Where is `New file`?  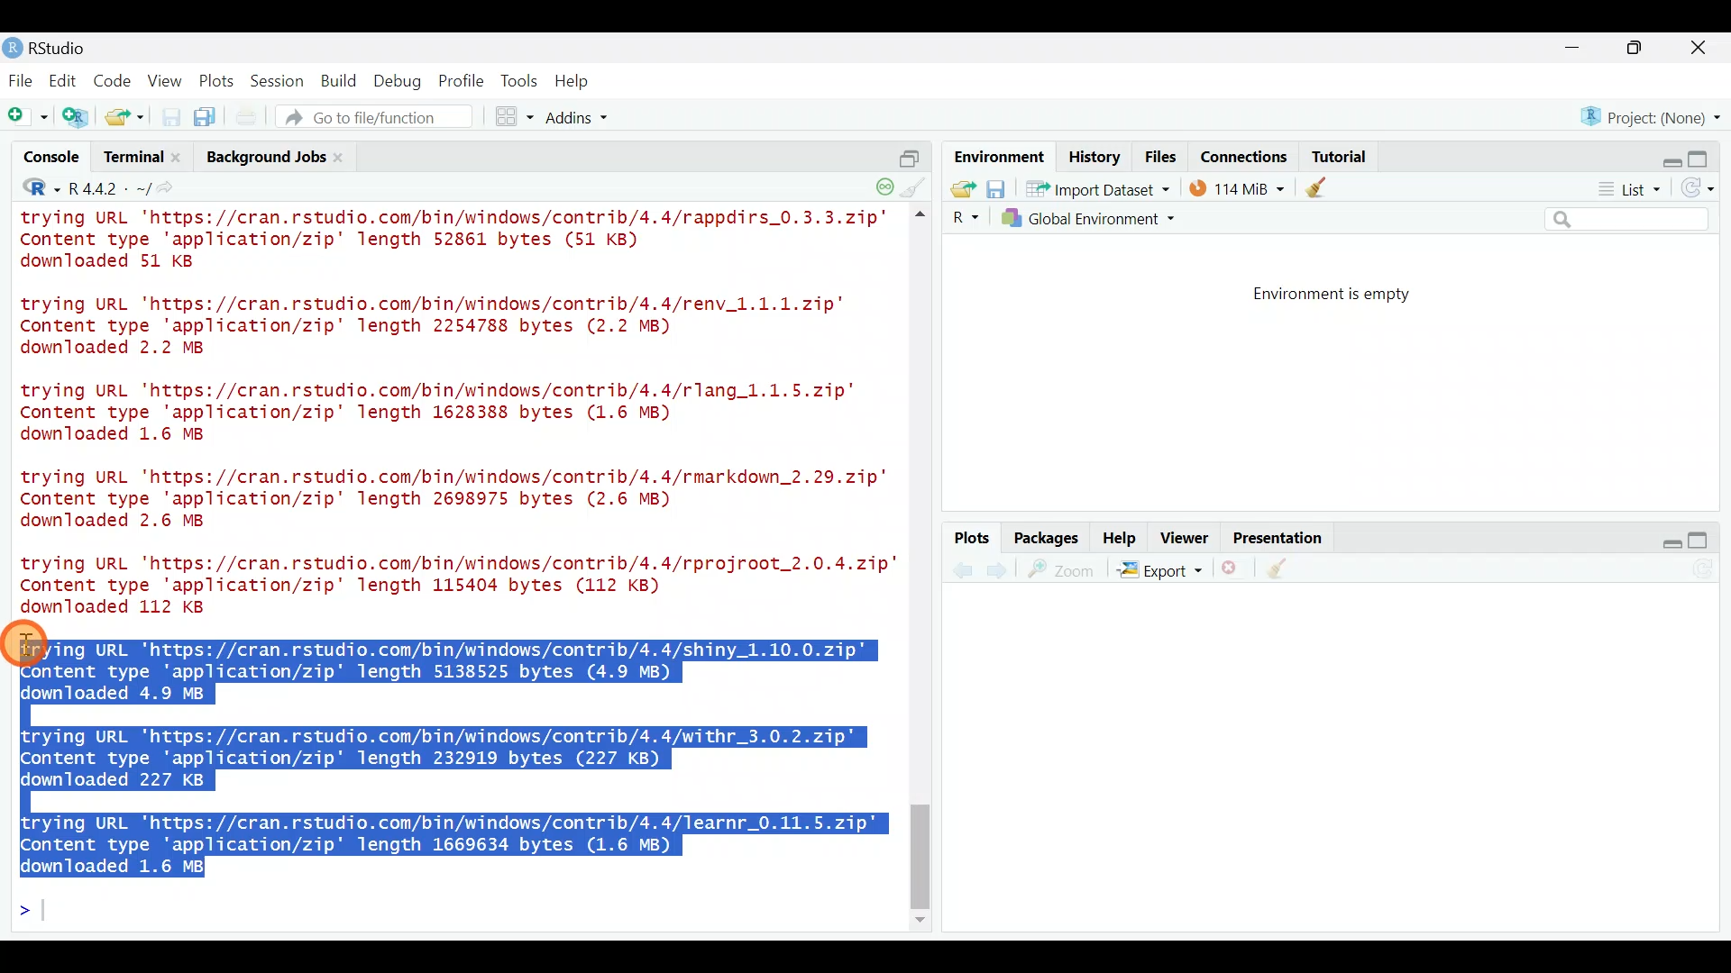 New file is located at coordinates (26, 117).